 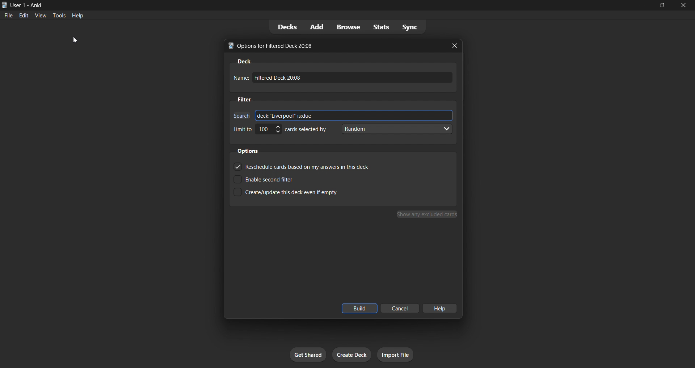 I want to click on tools, so click(x=59, y=16).